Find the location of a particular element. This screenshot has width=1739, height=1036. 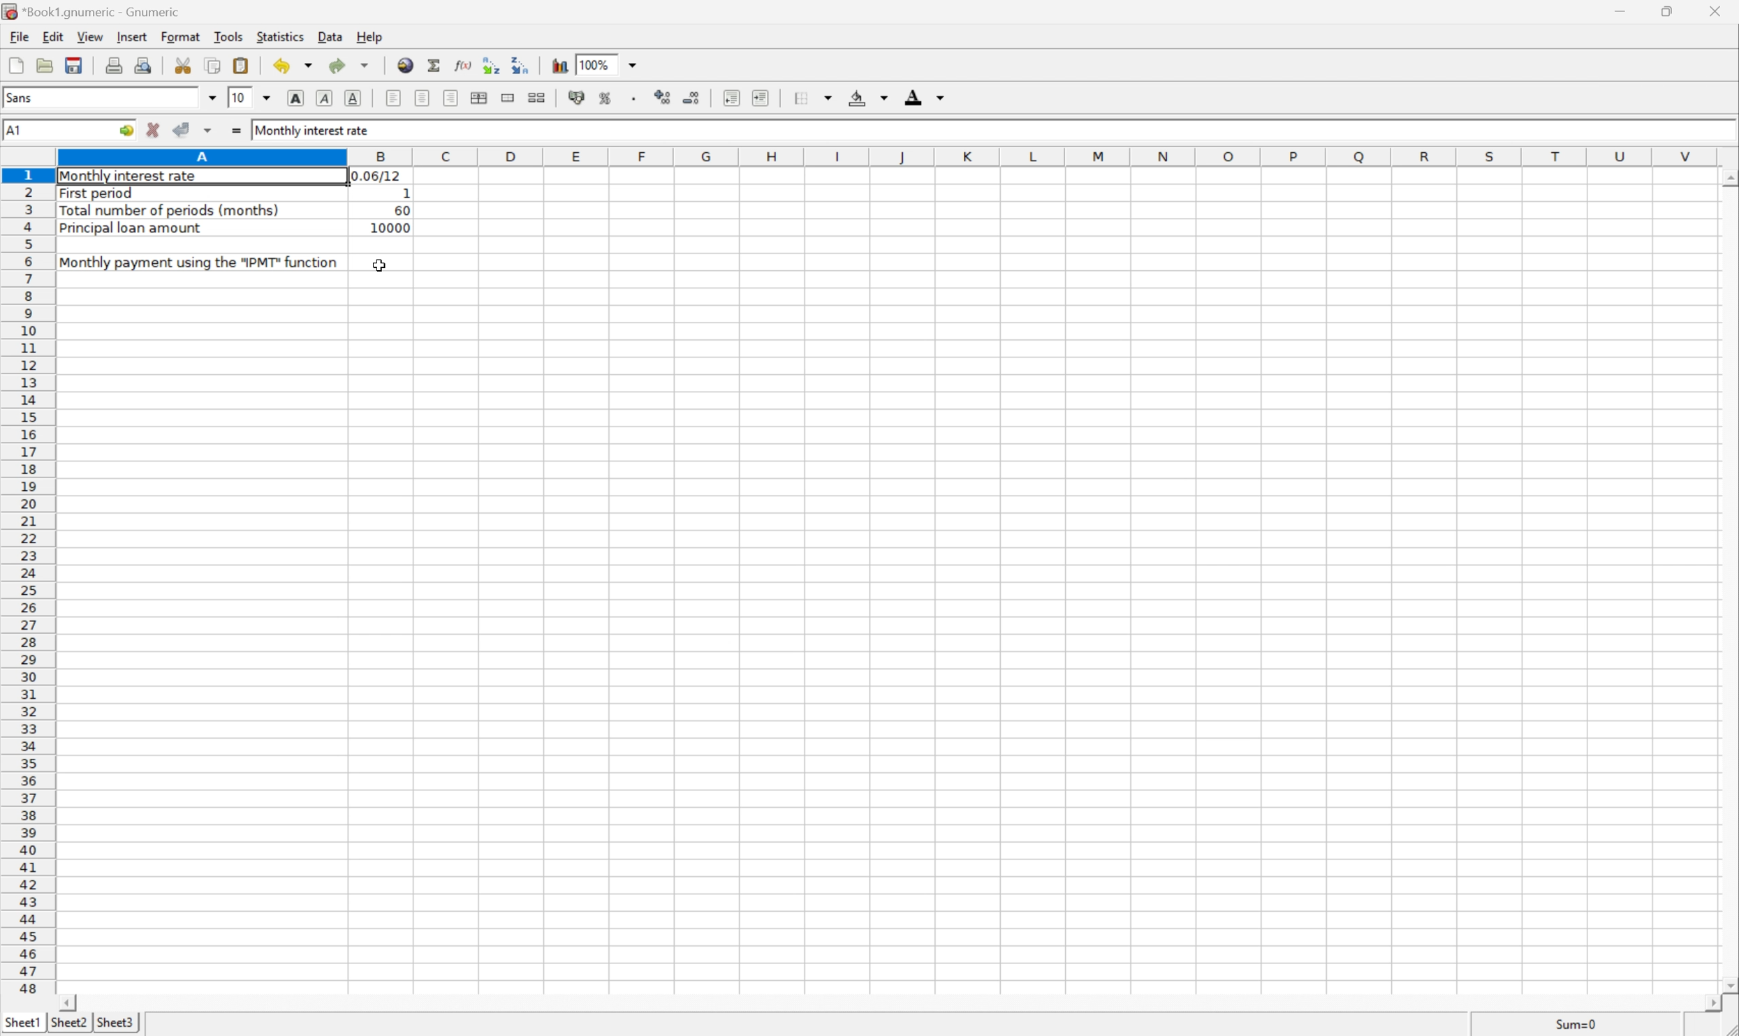

Data is located at coordinates (330, 38).